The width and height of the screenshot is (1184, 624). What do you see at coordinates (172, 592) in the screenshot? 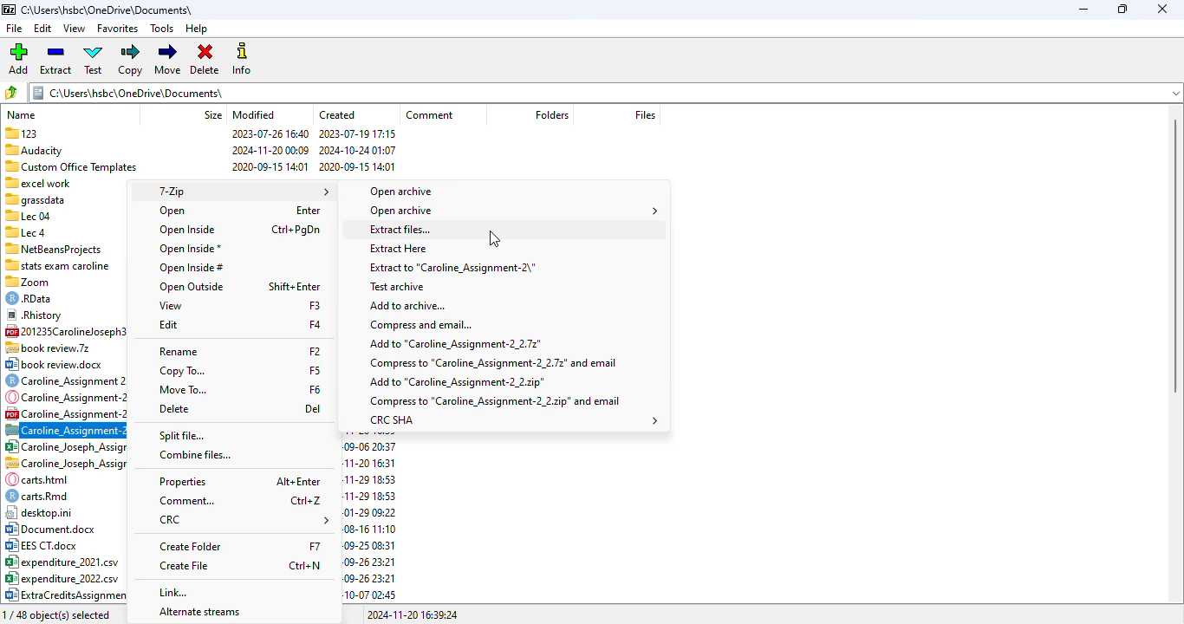
I see `link` at bounding box center [172, 592].